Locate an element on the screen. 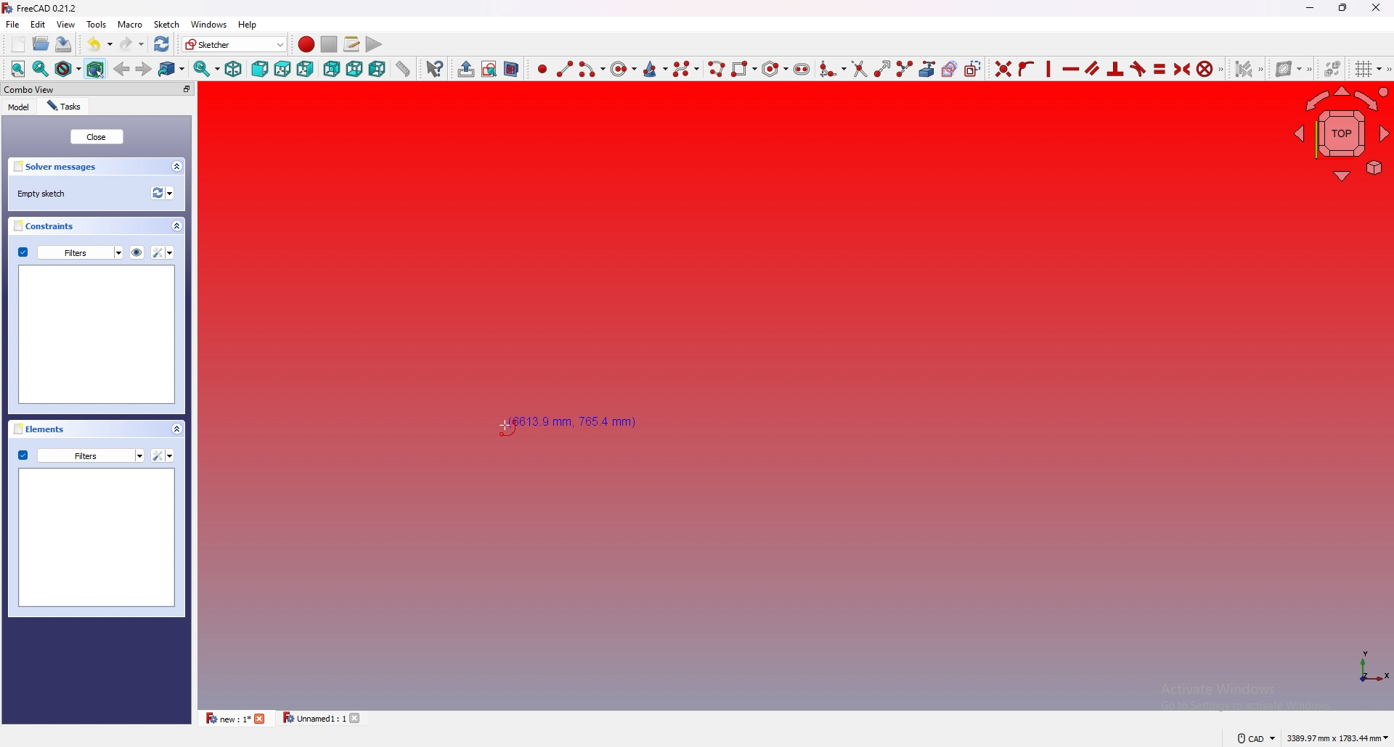  new is located at coordinates (17, 44).